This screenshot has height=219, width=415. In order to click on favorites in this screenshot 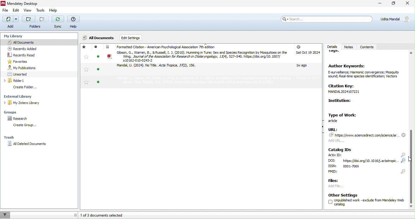, I will do `click(18, 61)`.